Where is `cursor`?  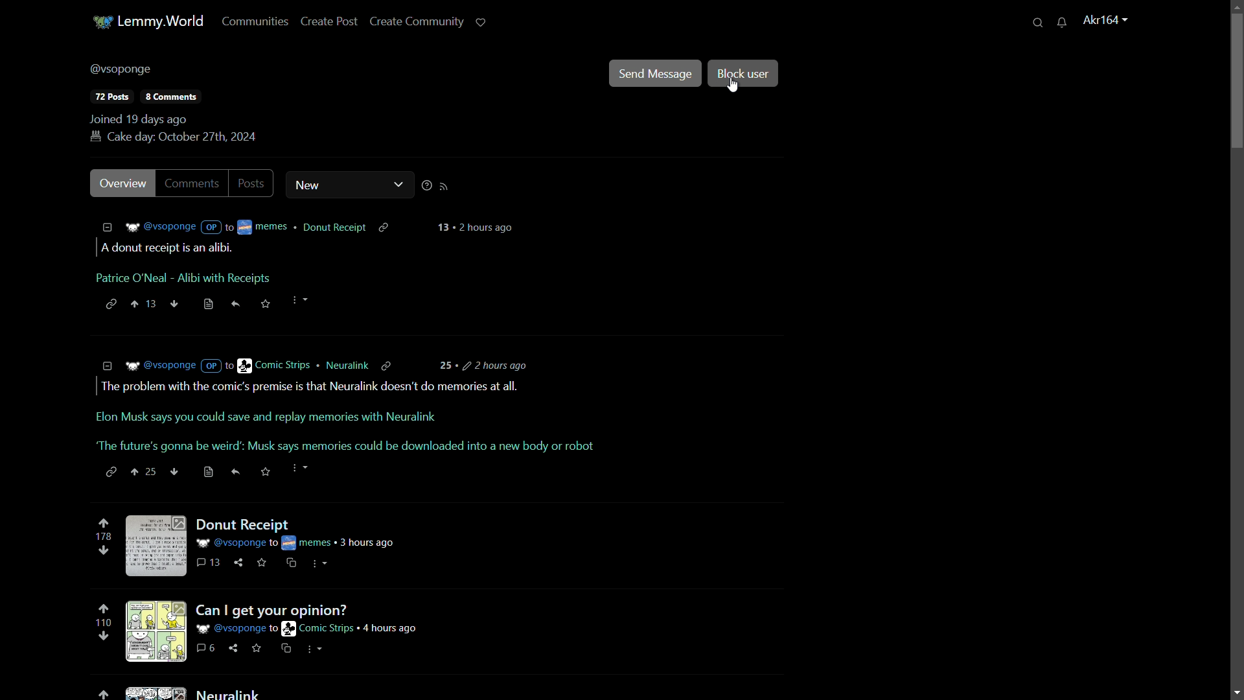
cursor is located at coordinates (731, 88).